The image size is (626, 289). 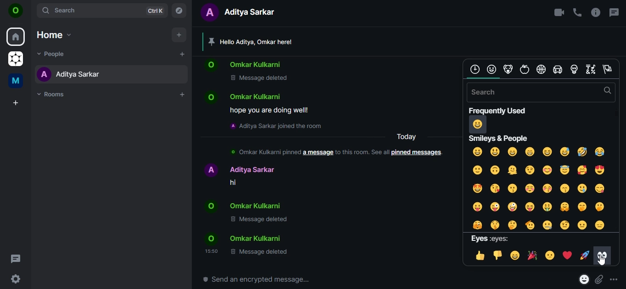 What do you see at coordinates (582, 225) in the screenshot?
I see `neutral face` at bounding box center [582, 225].